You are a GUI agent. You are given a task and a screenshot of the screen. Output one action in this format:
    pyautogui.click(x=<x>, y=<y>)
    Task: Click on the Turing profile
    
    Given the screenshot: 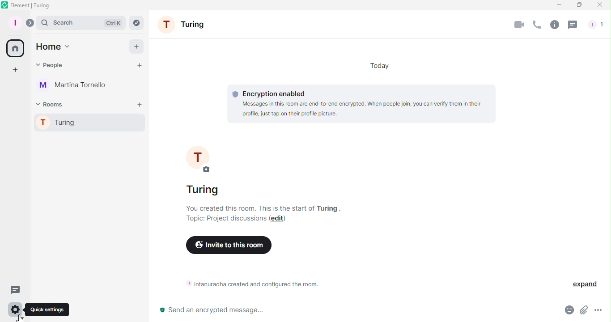 What is the action you would take?
    pyautogui.click(x=203, y=157)
    